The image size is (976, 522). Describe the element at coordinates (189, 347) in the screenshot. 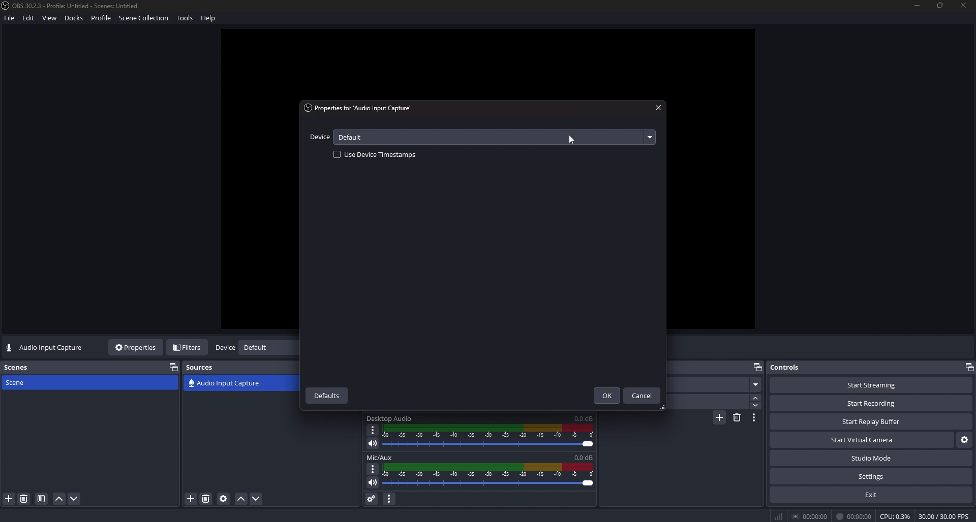

I see `filters` at that location.